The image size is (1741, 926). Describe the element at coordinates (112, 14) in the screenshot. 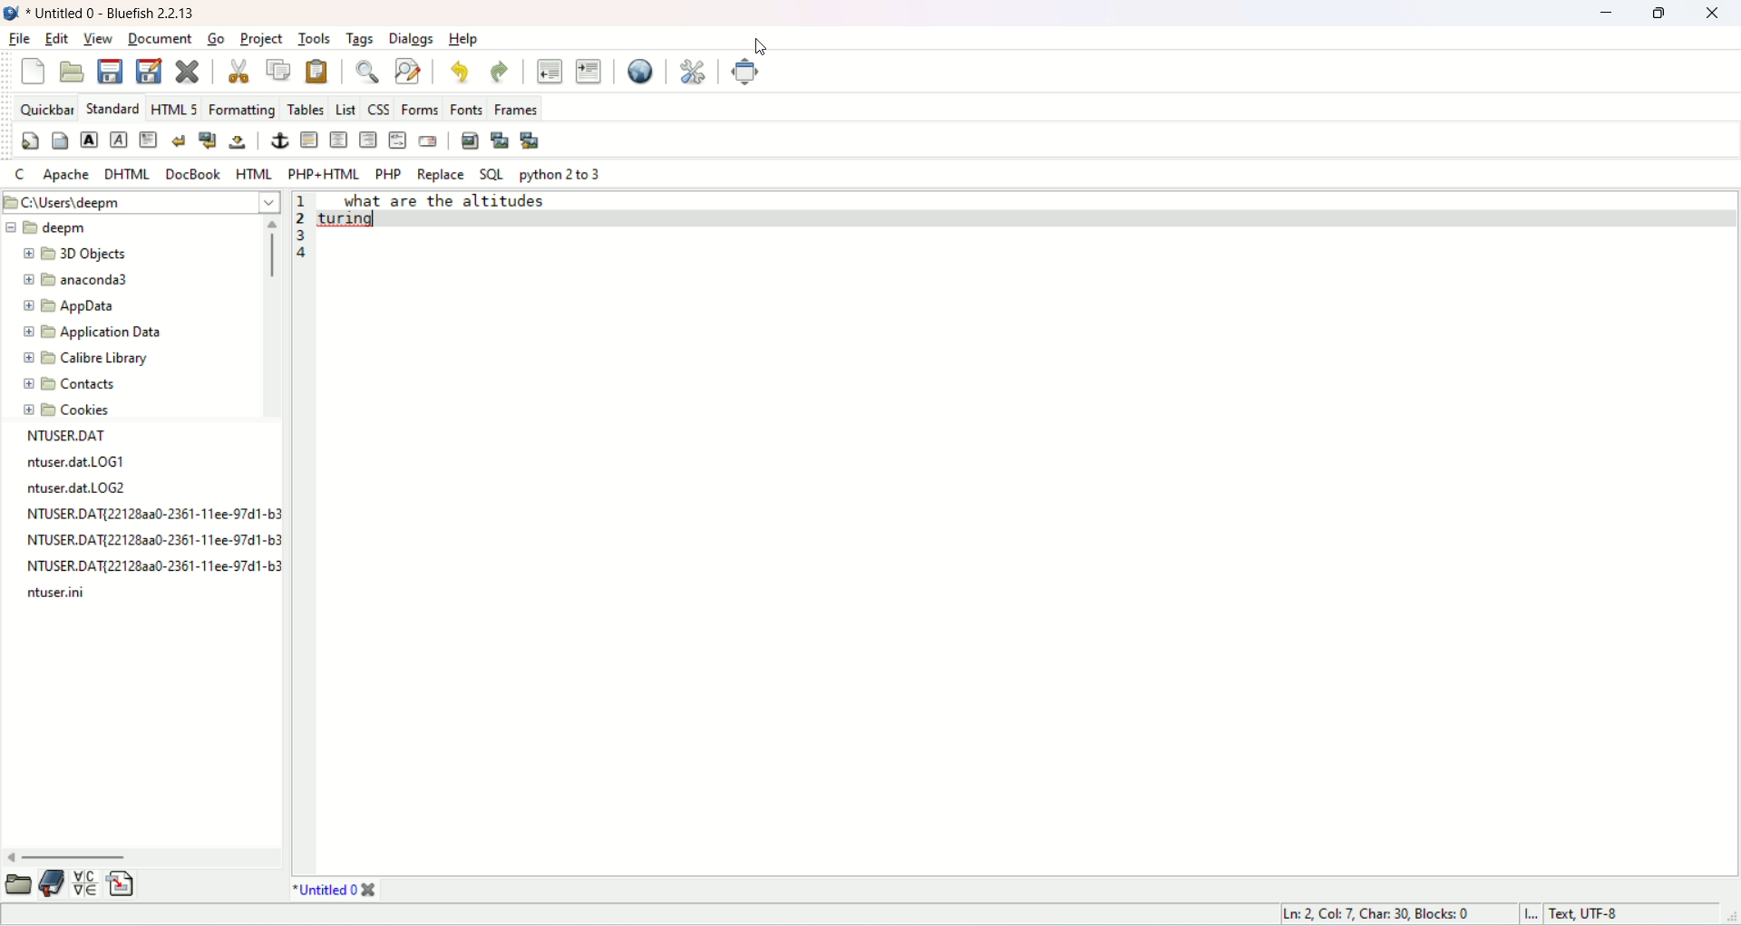

I see `title` at that location.